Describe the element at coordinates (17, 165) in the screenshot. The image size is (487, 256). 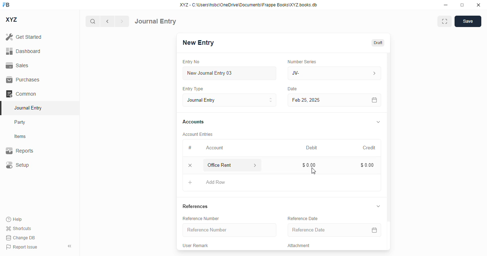
I see `setup` at that location.